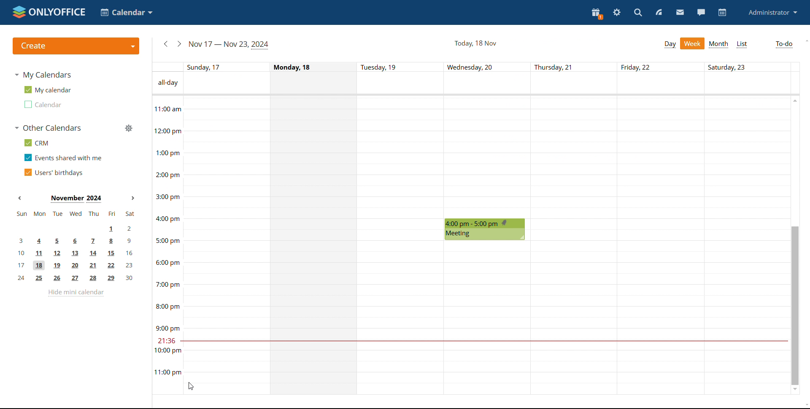  I want to click on friday, so click(661, 245).